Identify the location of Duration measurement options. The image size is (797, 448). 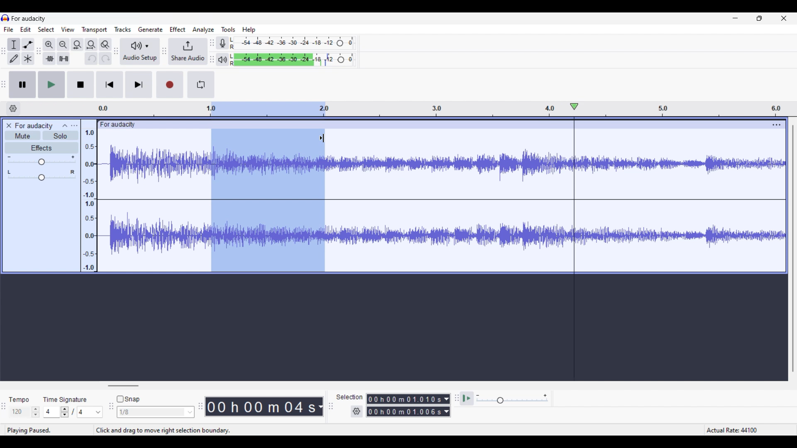
(320, 407).